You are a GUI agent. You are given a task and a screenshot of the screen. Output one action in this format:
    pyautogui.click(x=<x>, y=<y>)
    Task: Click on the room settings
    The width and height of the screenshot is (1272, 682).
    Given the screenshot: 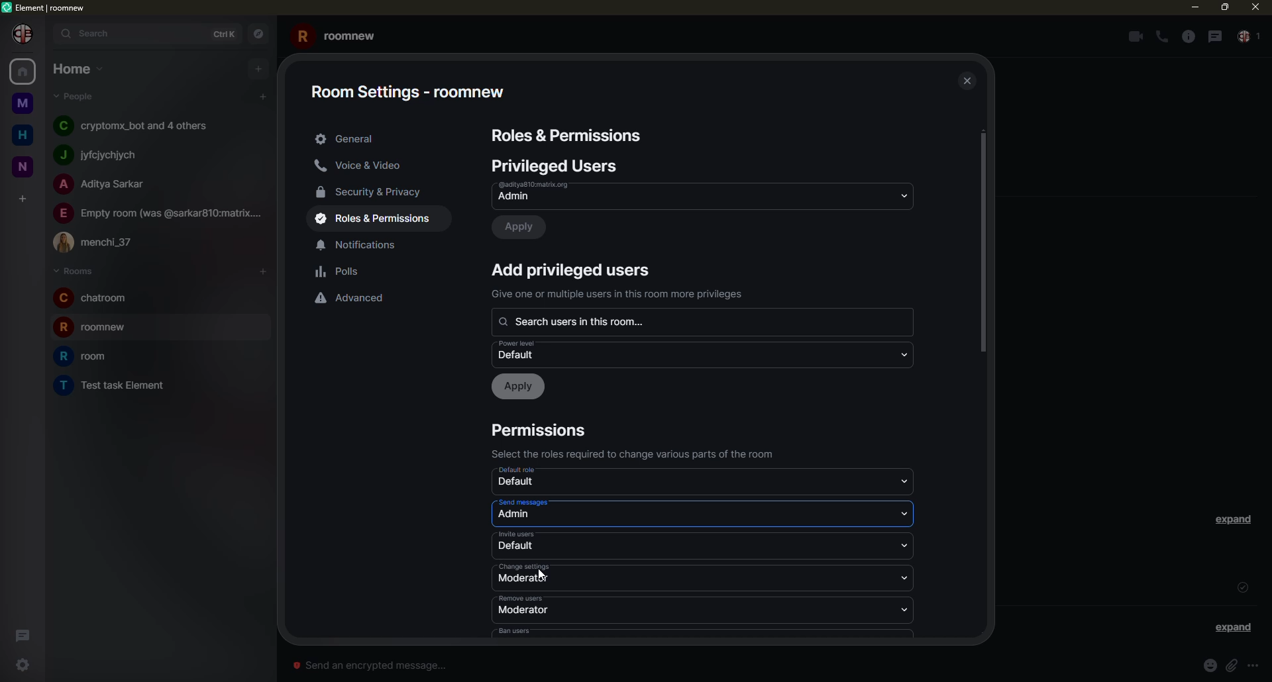 What is the action you would take?
    pyautogui.click(x=414, y=87)
    